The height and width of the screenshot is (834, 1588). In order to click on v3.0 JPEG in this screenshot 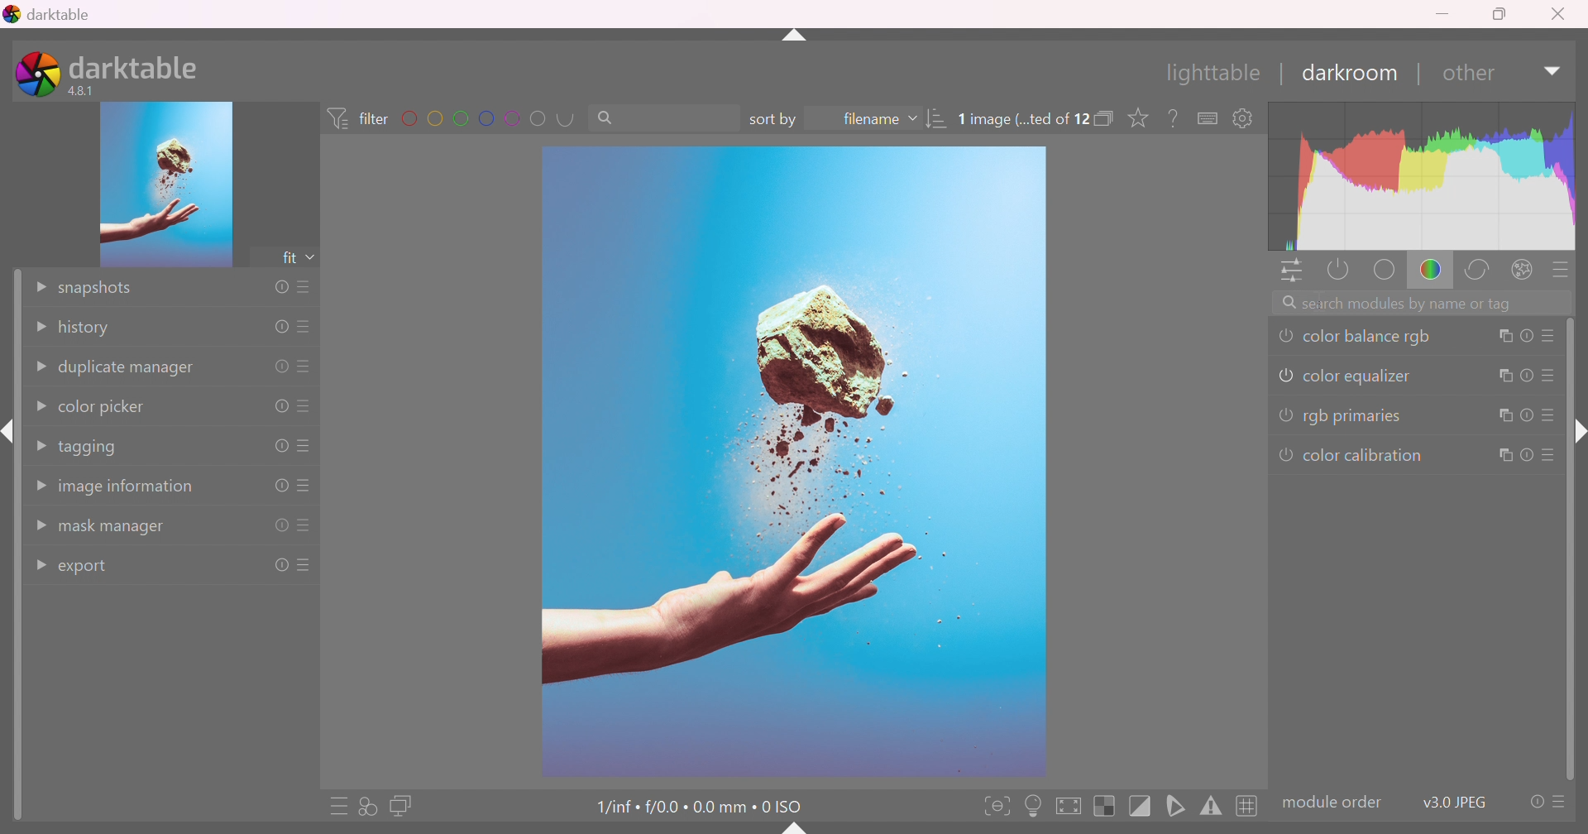, I will do `click(1456, 800)`.